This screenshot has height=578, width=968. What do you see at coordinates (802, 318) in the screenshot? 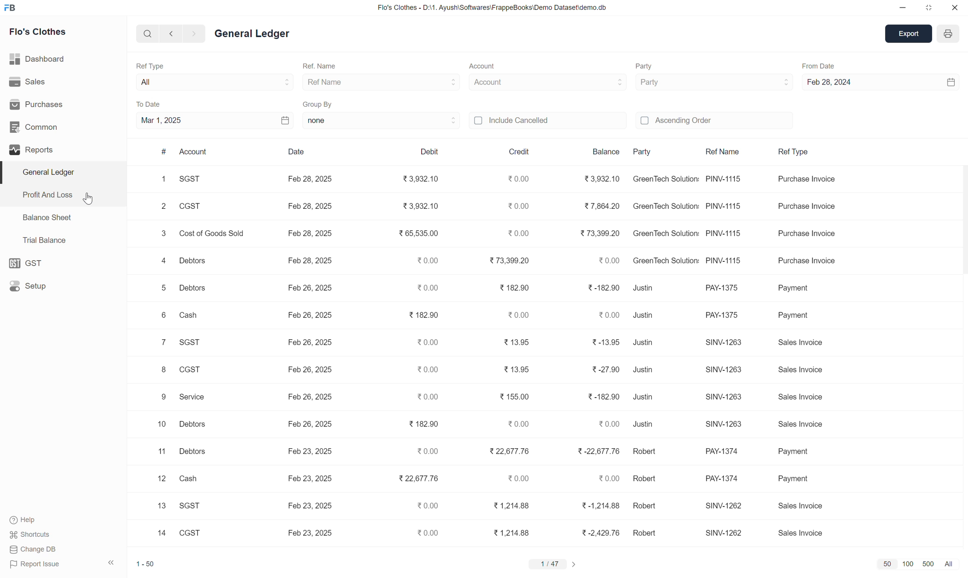
I see `Payment` at bounding box center [802, 318].